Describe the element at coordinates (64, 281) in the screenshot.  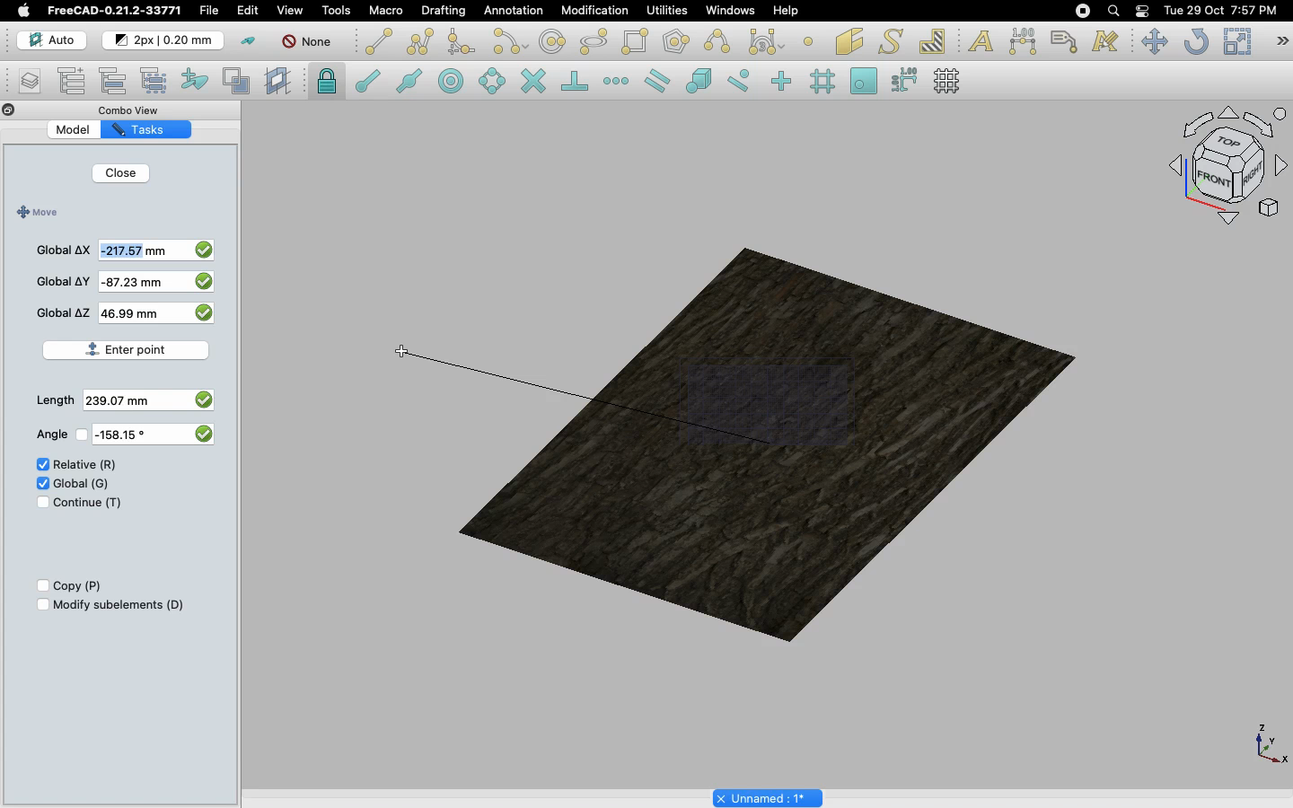
I see `Global Y` at that location.